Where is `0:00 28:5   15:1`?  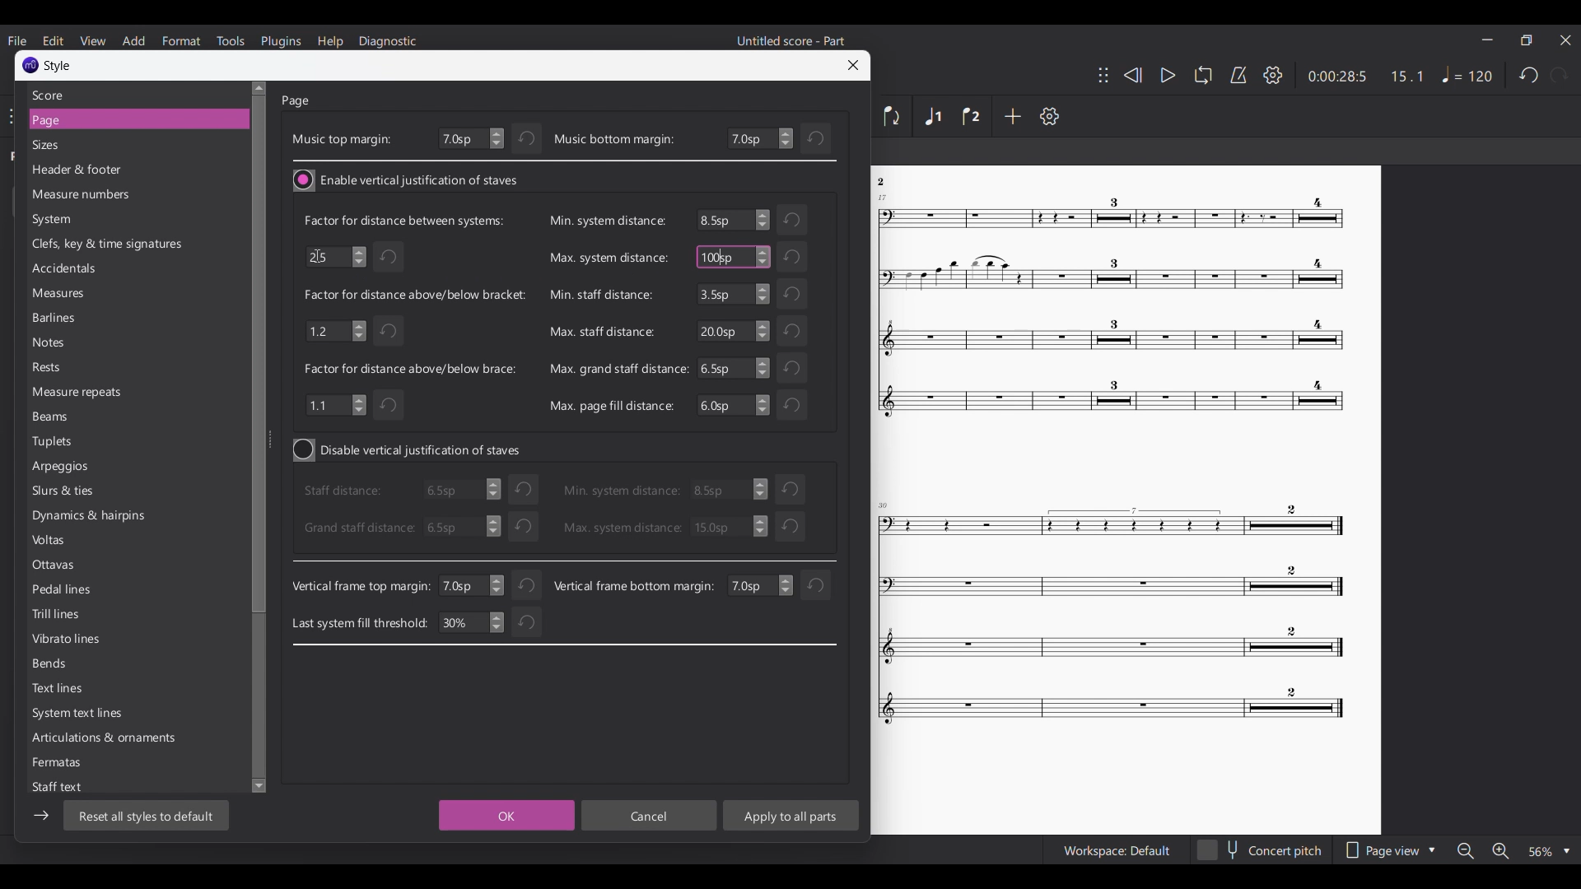 0:00 28:5   15:1 is located at coordinates (1364, 77).